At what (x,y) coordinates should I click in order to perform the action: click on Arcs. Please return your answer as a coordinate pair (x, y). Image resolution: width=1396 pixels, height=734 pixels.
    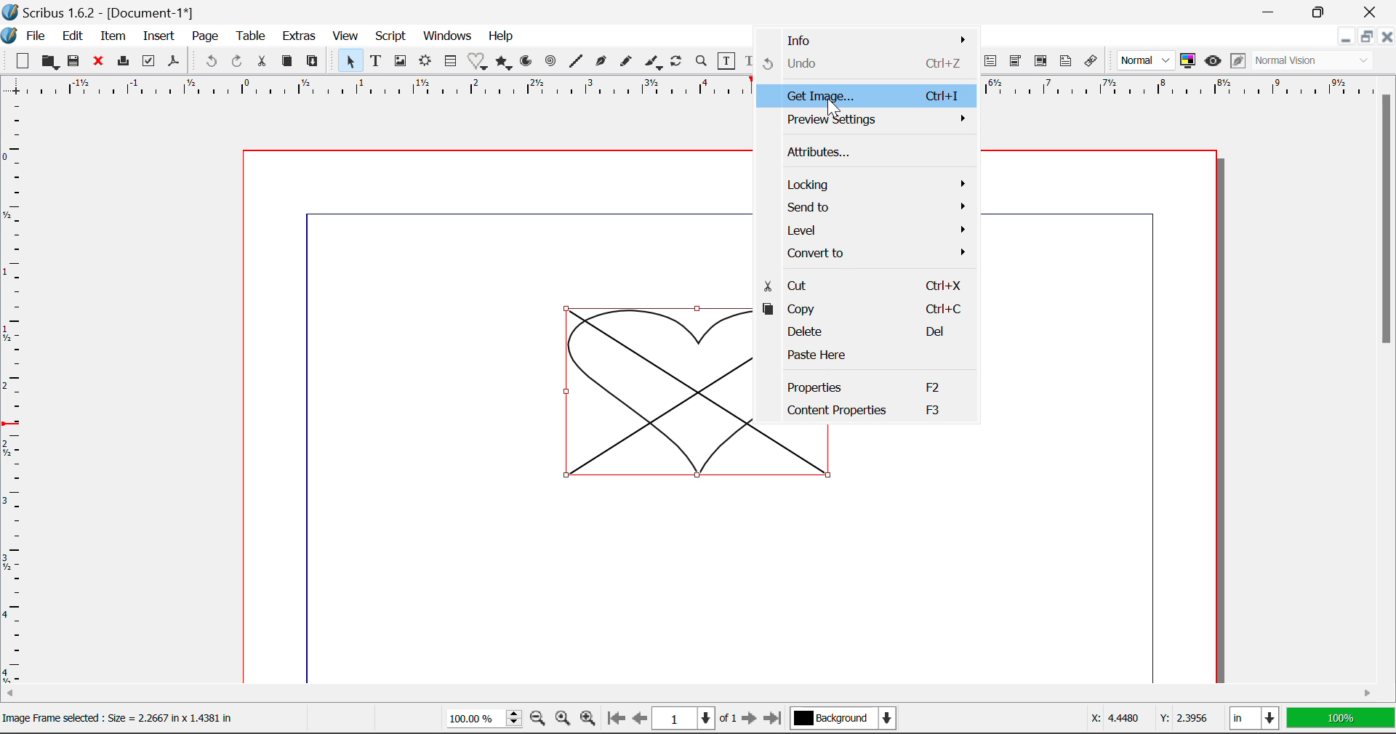
    Looking at the image, I should click on (525, 61).